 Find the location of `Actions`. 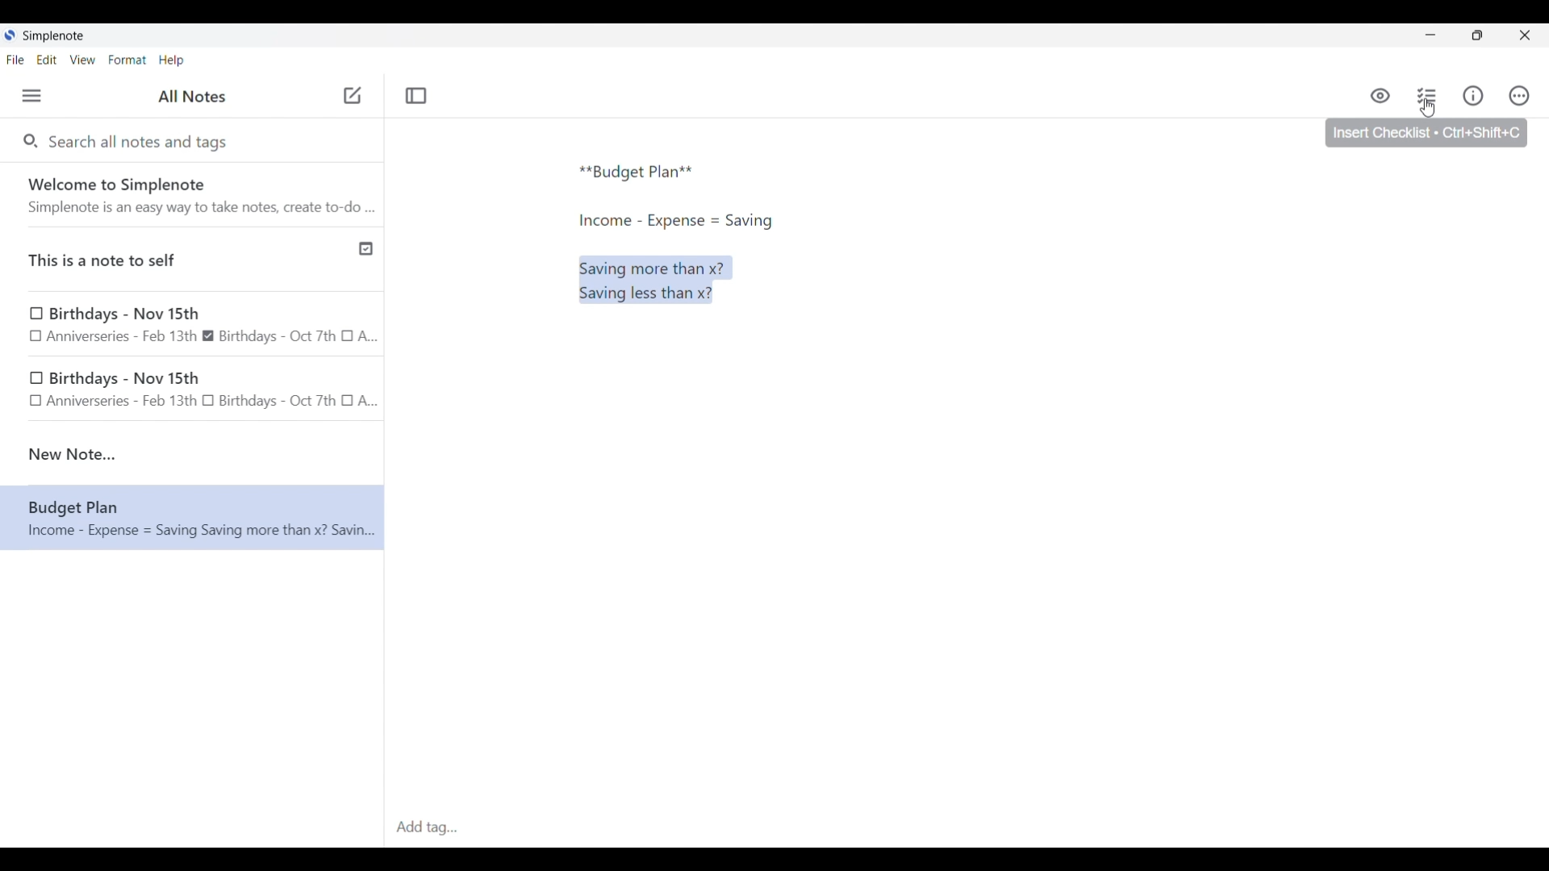

Actions is located at coordinates (1518, 96).